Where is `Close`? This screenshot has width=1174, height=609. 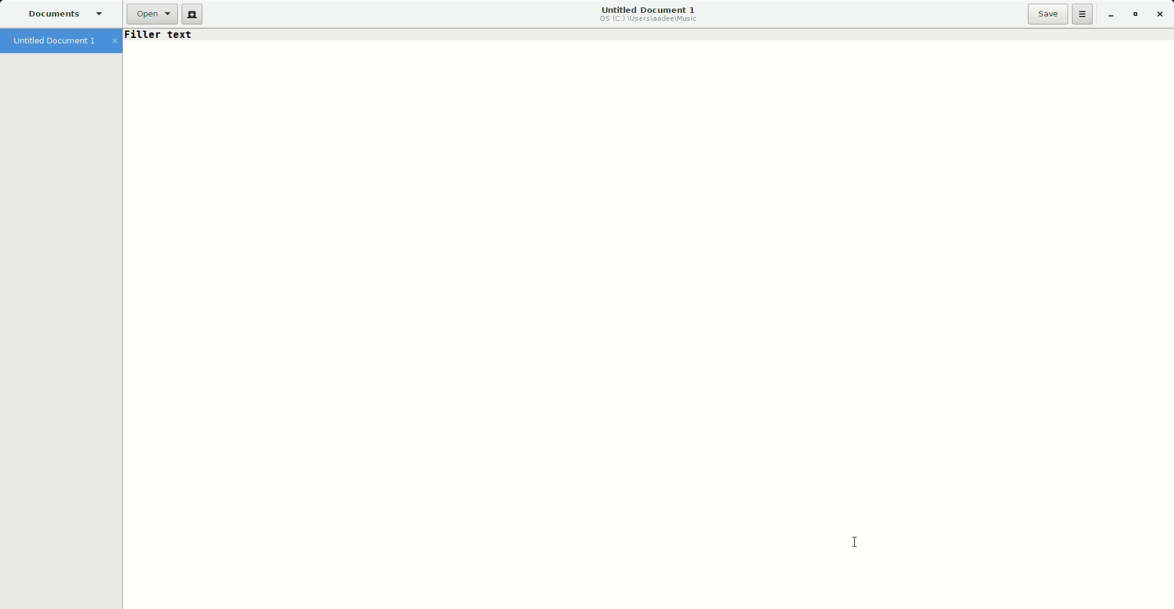
Close is located at coordinates (1162, 15).